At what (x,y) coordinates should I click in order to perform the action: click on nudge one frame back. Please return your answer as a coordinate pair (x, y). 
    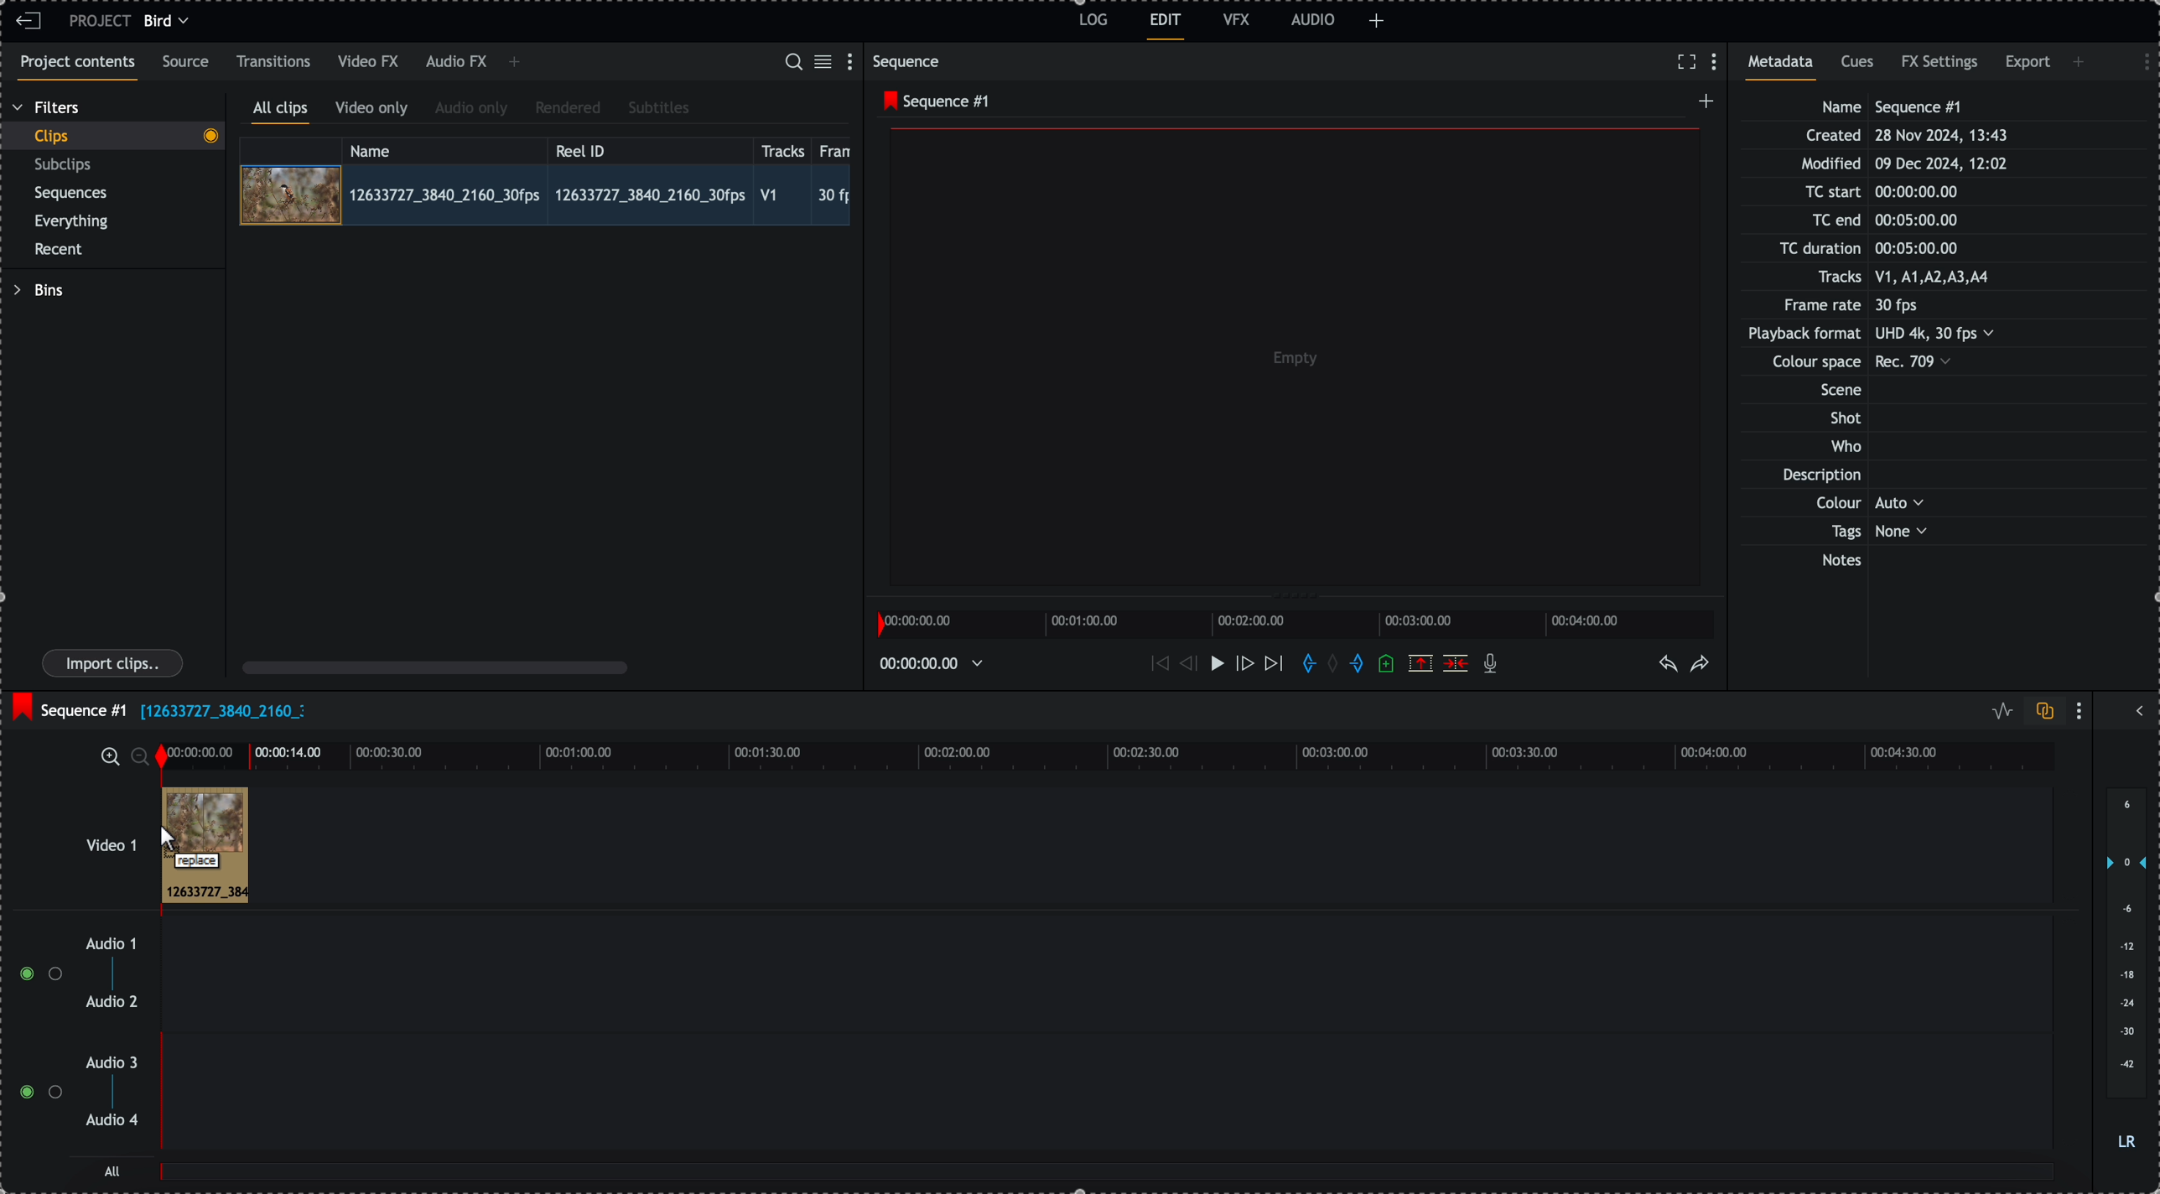
    Looking at the image, I should click on (1184, 662).